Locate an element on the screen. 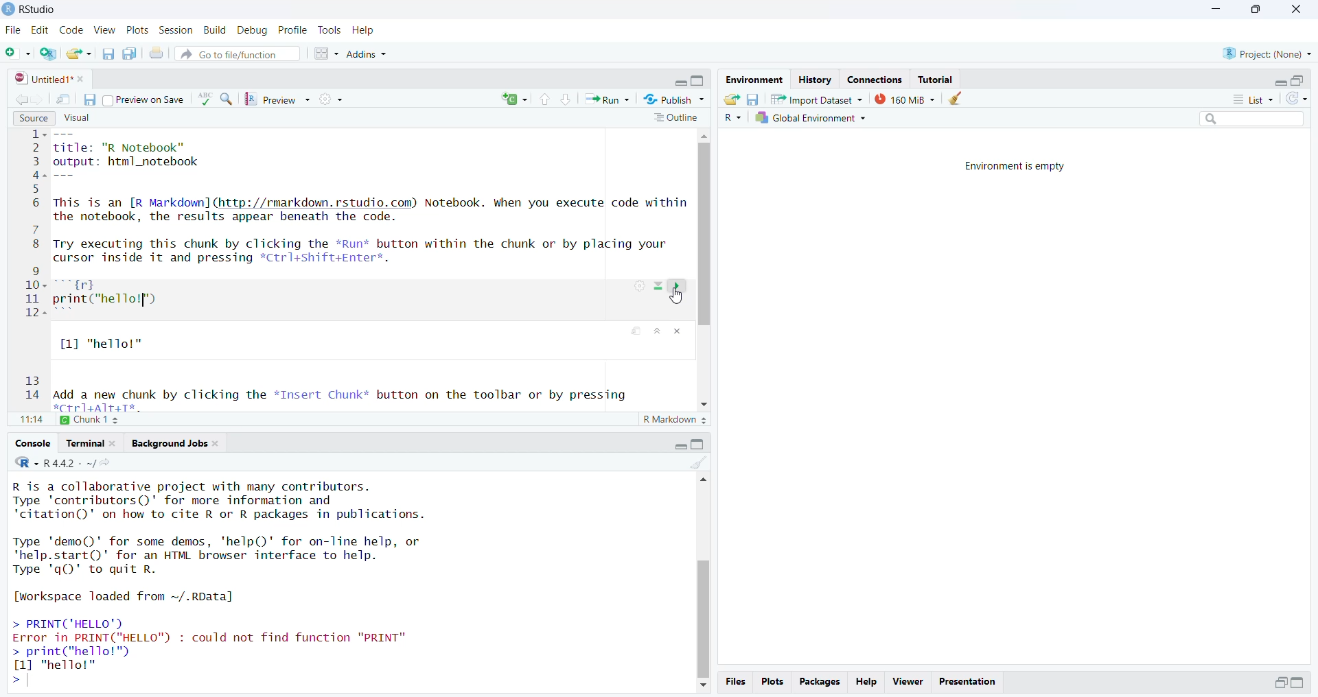 This screenshot has height=697, width=1318. cursor is located at coordinates (677, 299).